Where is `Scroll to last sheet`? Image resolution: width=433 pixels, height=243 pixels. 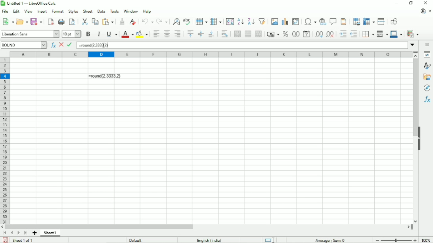
Scroll to last sheet is located at coordinates (26, 233).